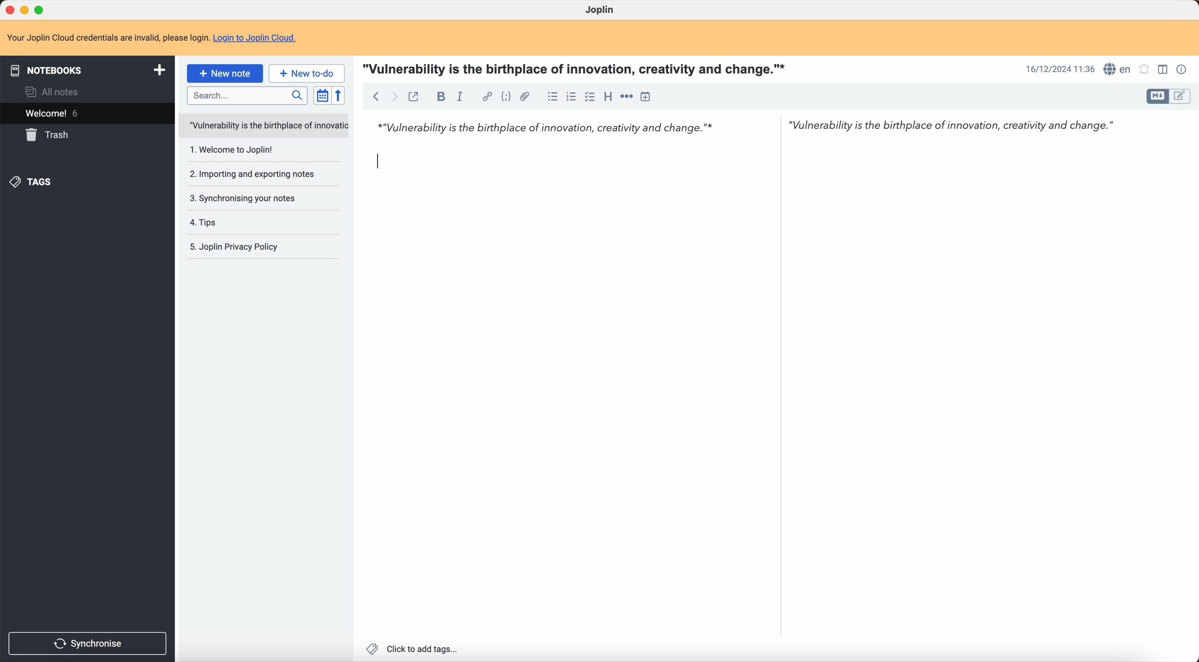 The image size is (1199, 662). Describe the element at coordinates (413, 649) in the screenshot. I see `click to add tags` at that location.